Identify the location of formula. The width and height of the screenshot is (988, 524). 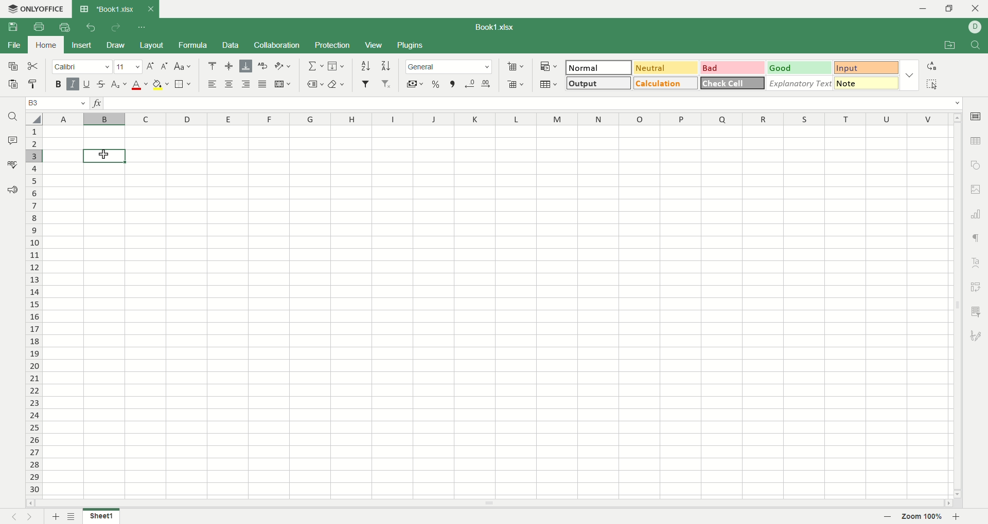
(194, 45).